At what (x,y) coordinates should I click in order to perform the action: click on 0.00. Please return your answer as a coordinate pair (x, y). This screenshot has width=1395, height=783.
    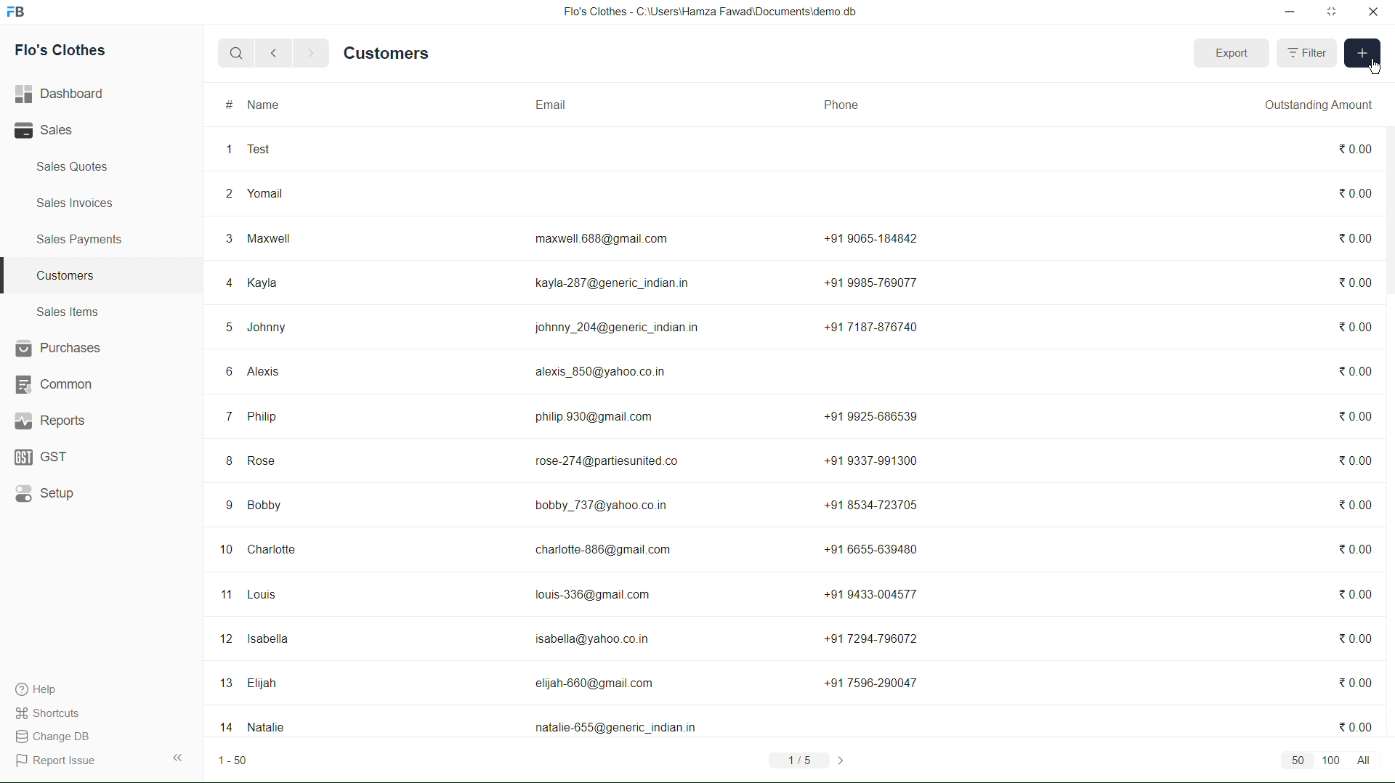
    Looking at the image, I should click on (1354, 638).